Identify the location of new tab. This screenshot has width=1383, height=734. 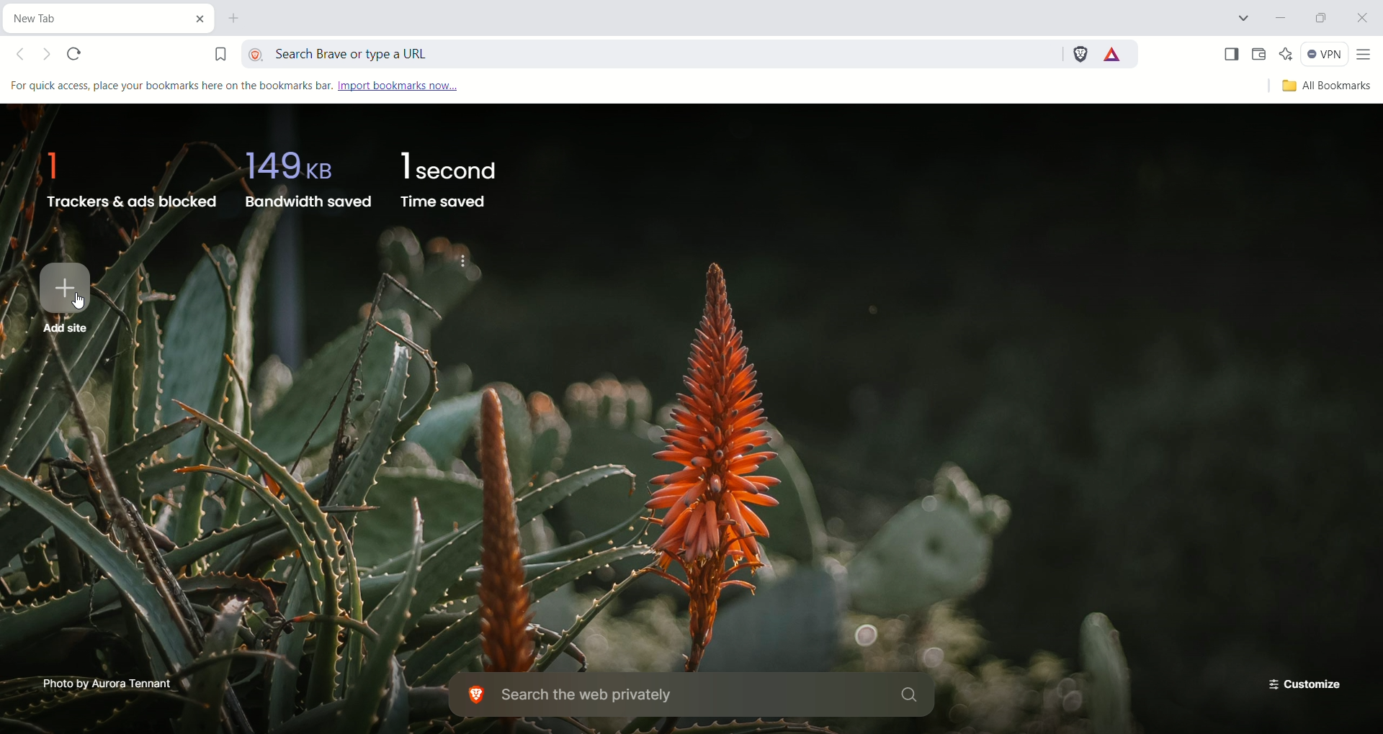
(236, 20).